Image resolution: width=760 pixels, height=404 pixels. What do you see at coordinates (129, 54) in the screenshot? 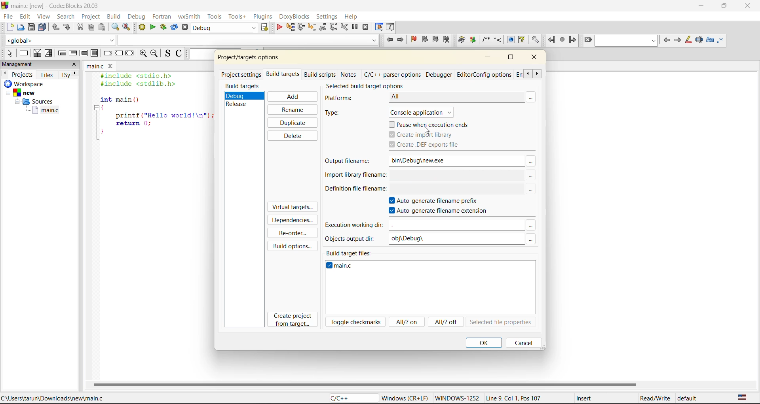
I see `return instruction` at bounding box center [129, 54].